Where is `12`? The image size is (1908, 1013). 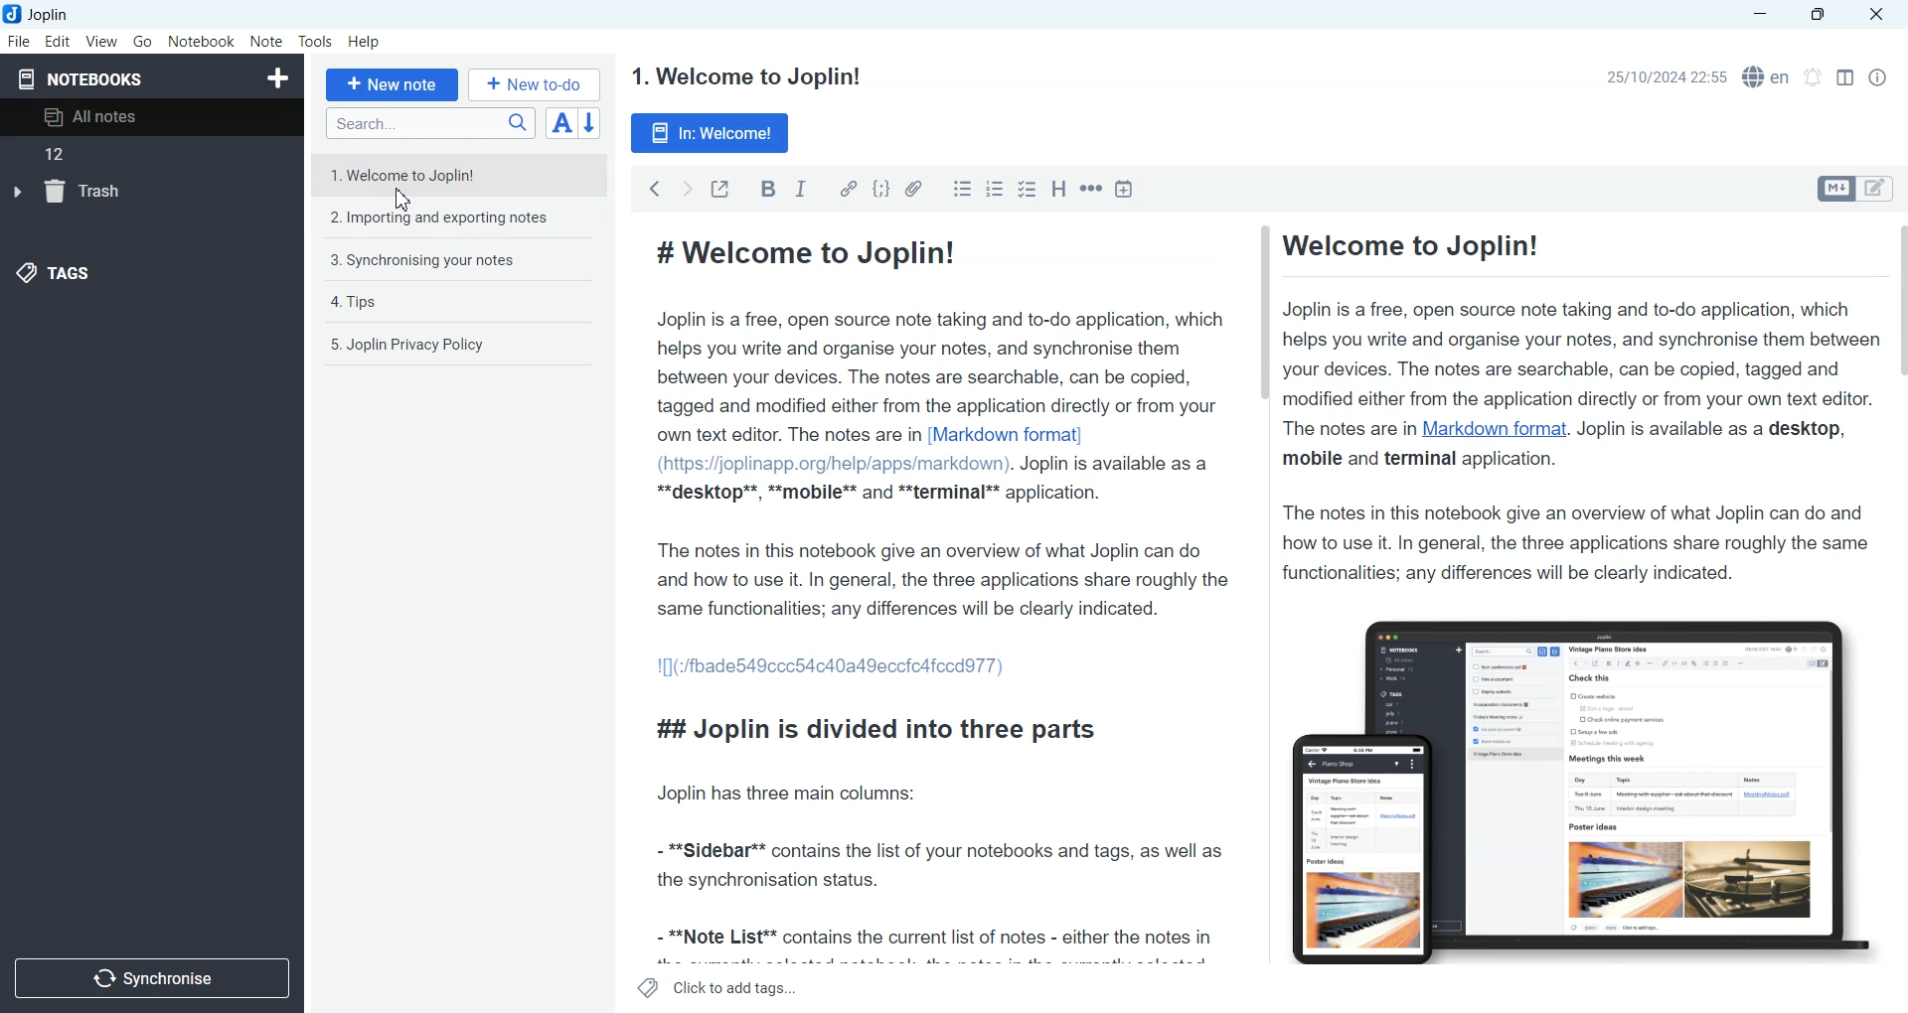 12 is located at coordinates (80, 153).